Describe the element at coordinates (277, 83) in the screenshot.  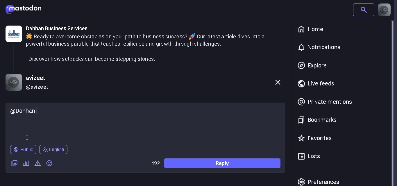
I see `close comment box` at that location.